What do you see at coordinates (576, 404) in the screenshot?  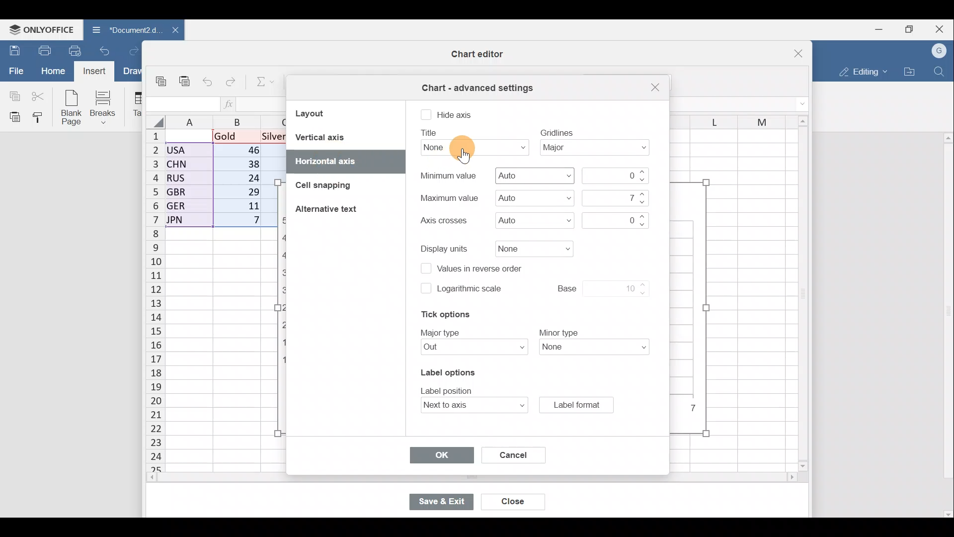 I see `Label format` at bounding box center [576, 404].